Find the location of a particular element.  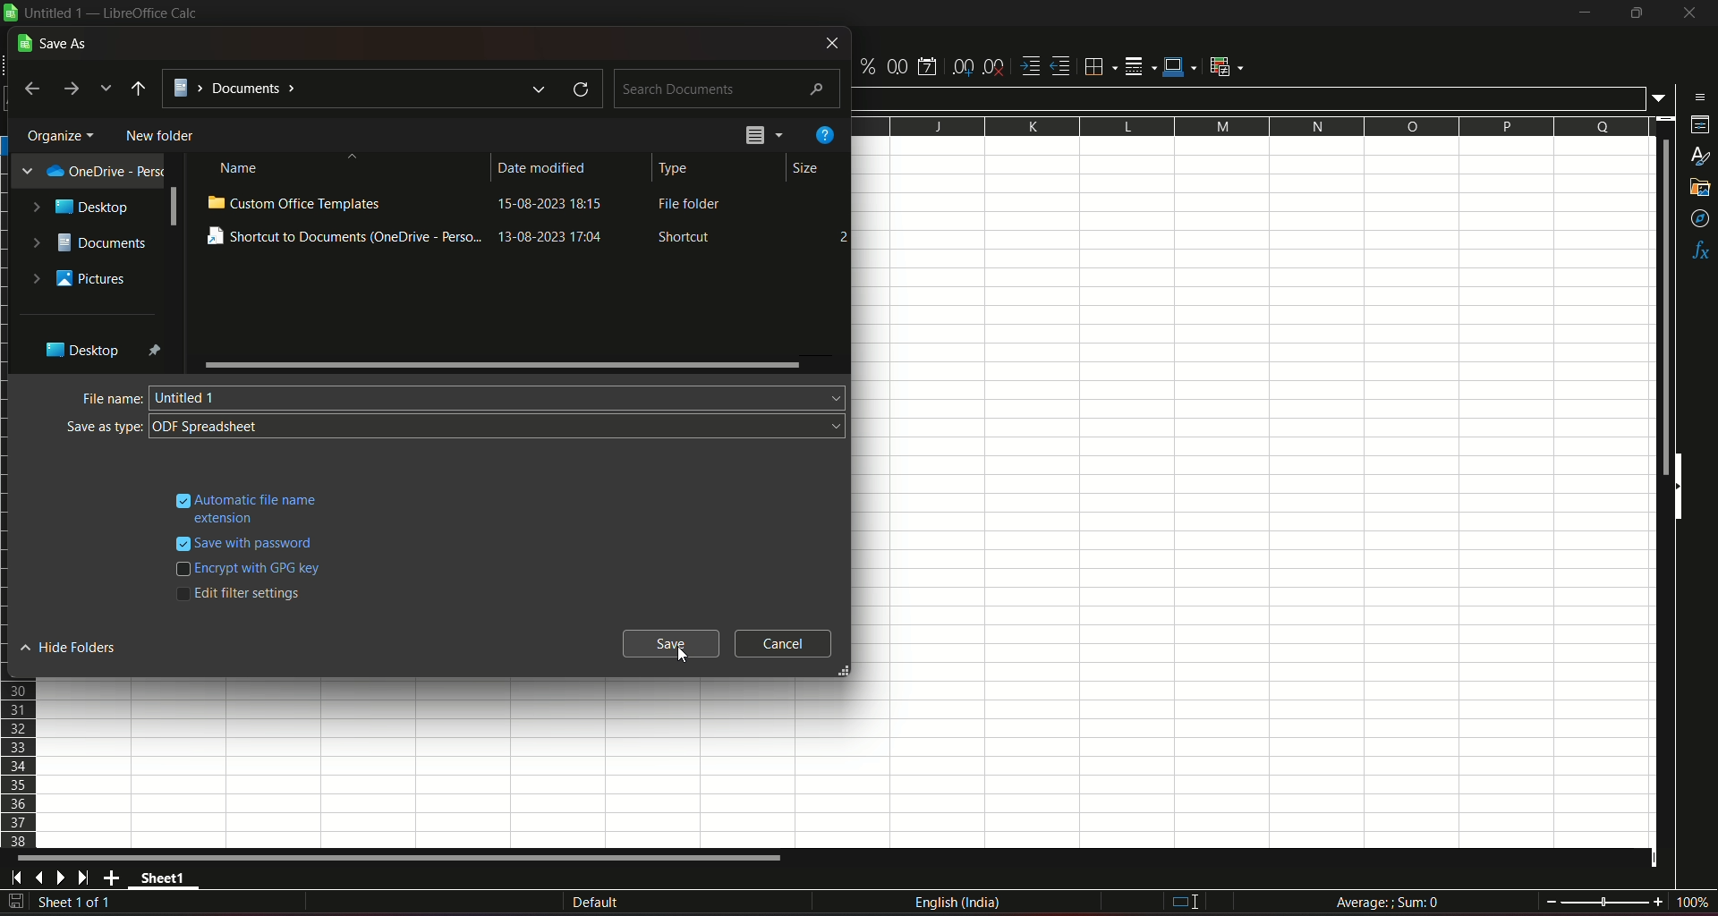

desktop is located at coordinates (79, 351).